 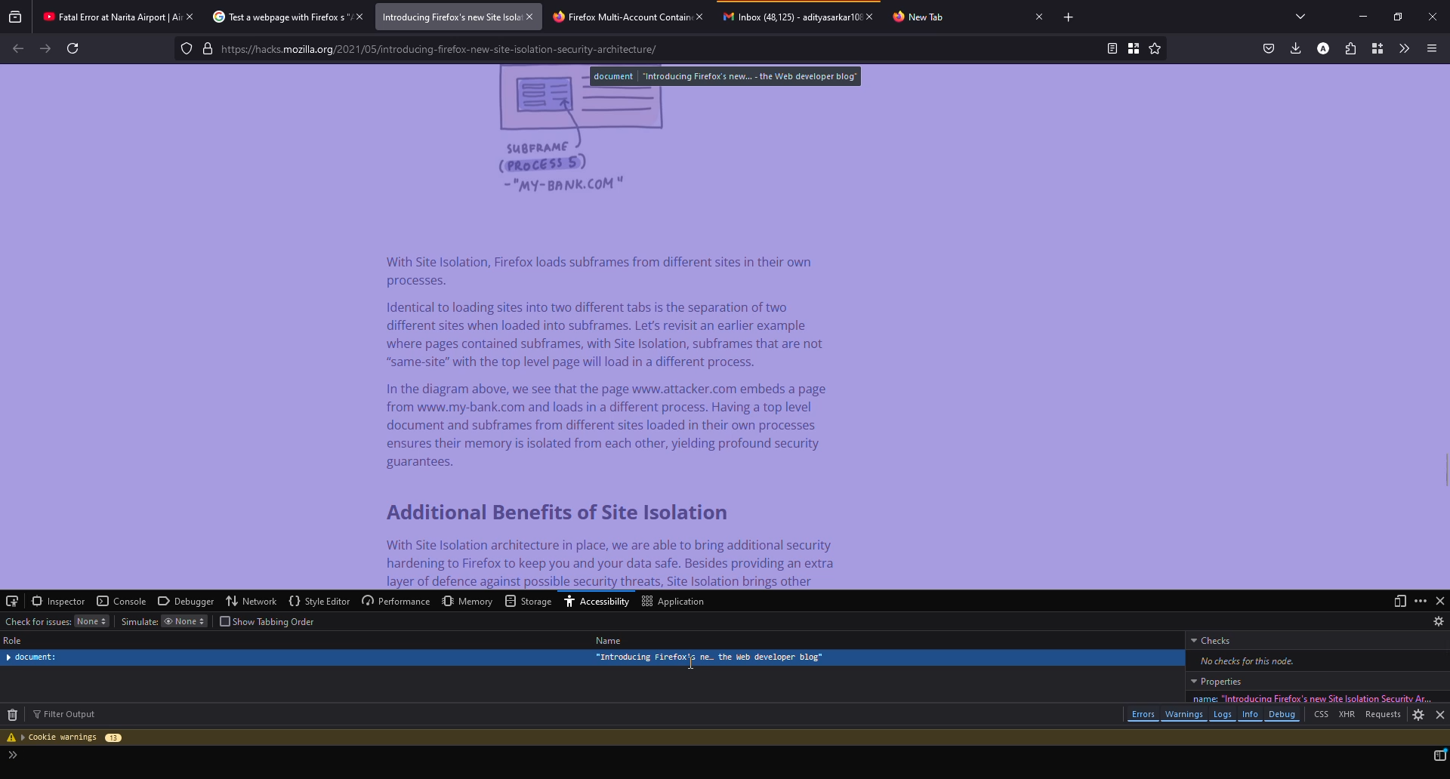 I want to click on menu, so click(x=1430, y=48).